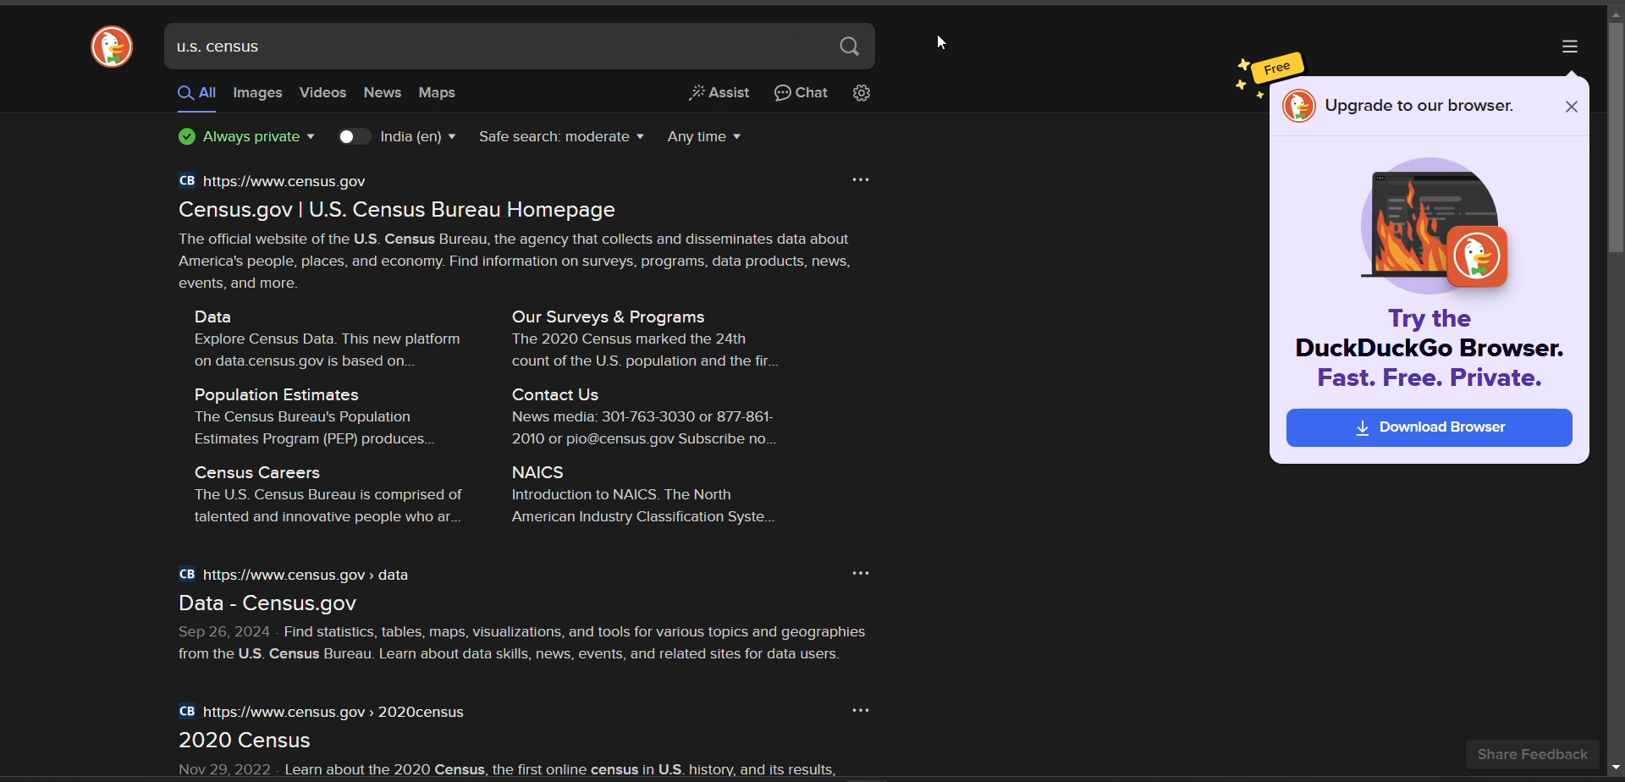 This screenshot has width=1625, height=782. What do you see at coordinates (947, 43) in the screenshot?
I see `cursor` at bounding box center [947, 43].